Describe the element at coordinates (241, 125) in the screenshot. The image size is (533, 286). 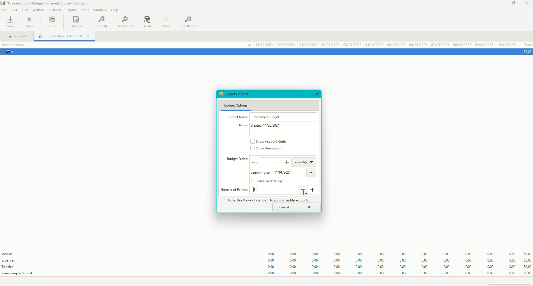
I see `Notes` at that location.